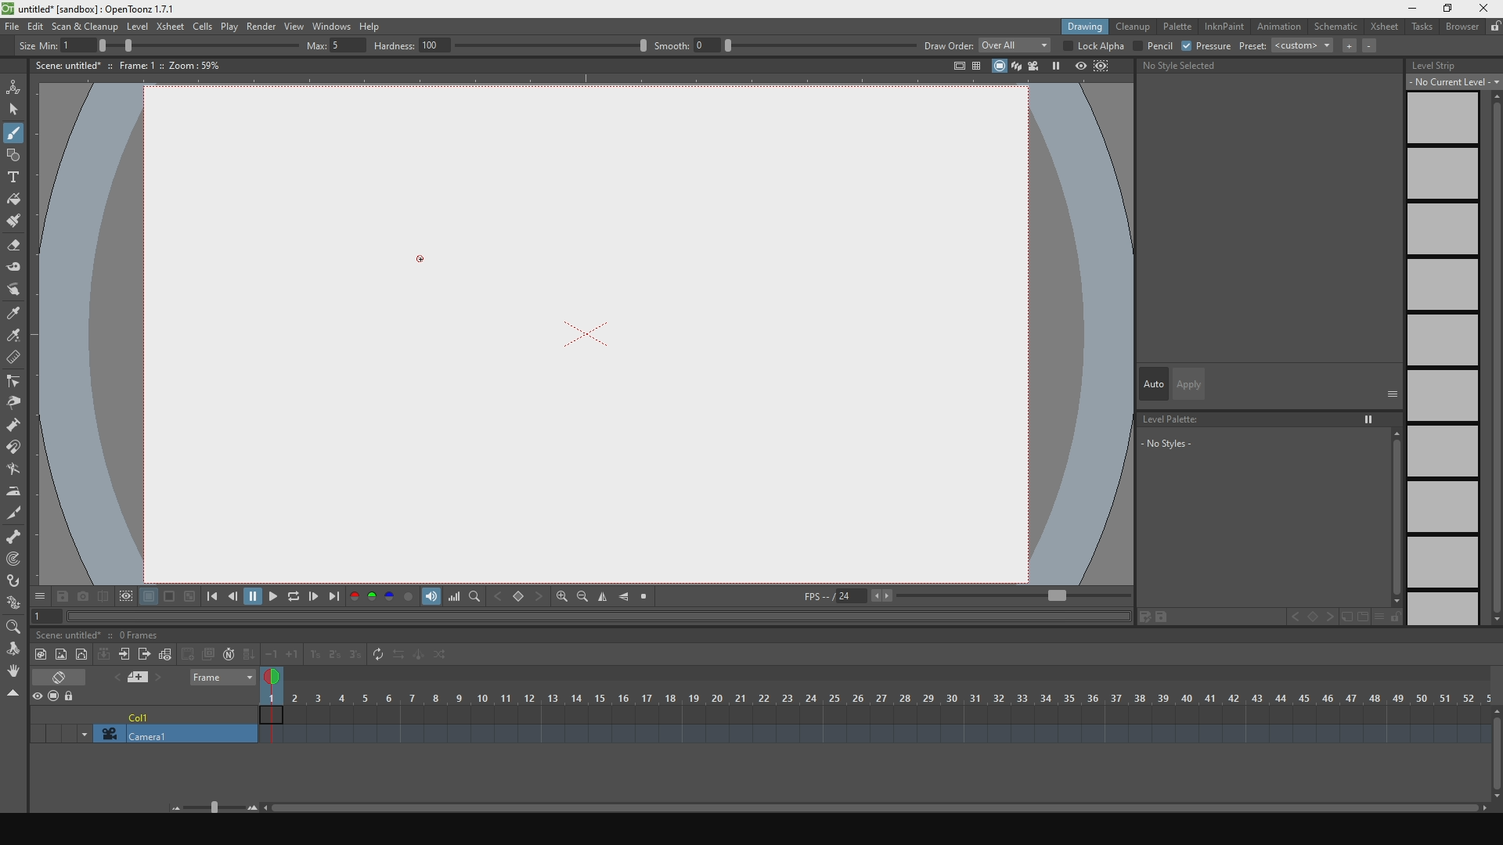 This screenshot has width=1503, height=845. I want to click on save, so click(62, 597).